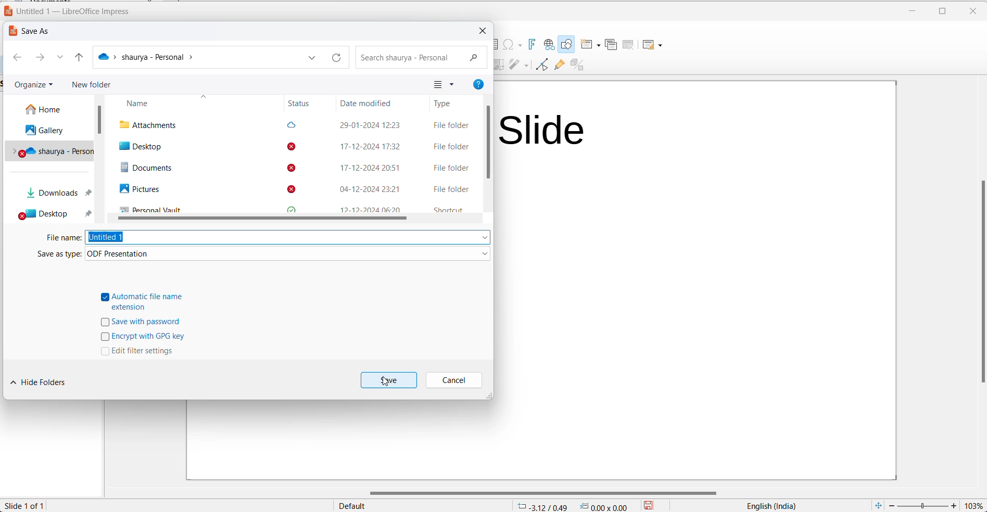 The image size is (987, 512). I want to click on 29-01-2024 12:23, so click(371, 125).